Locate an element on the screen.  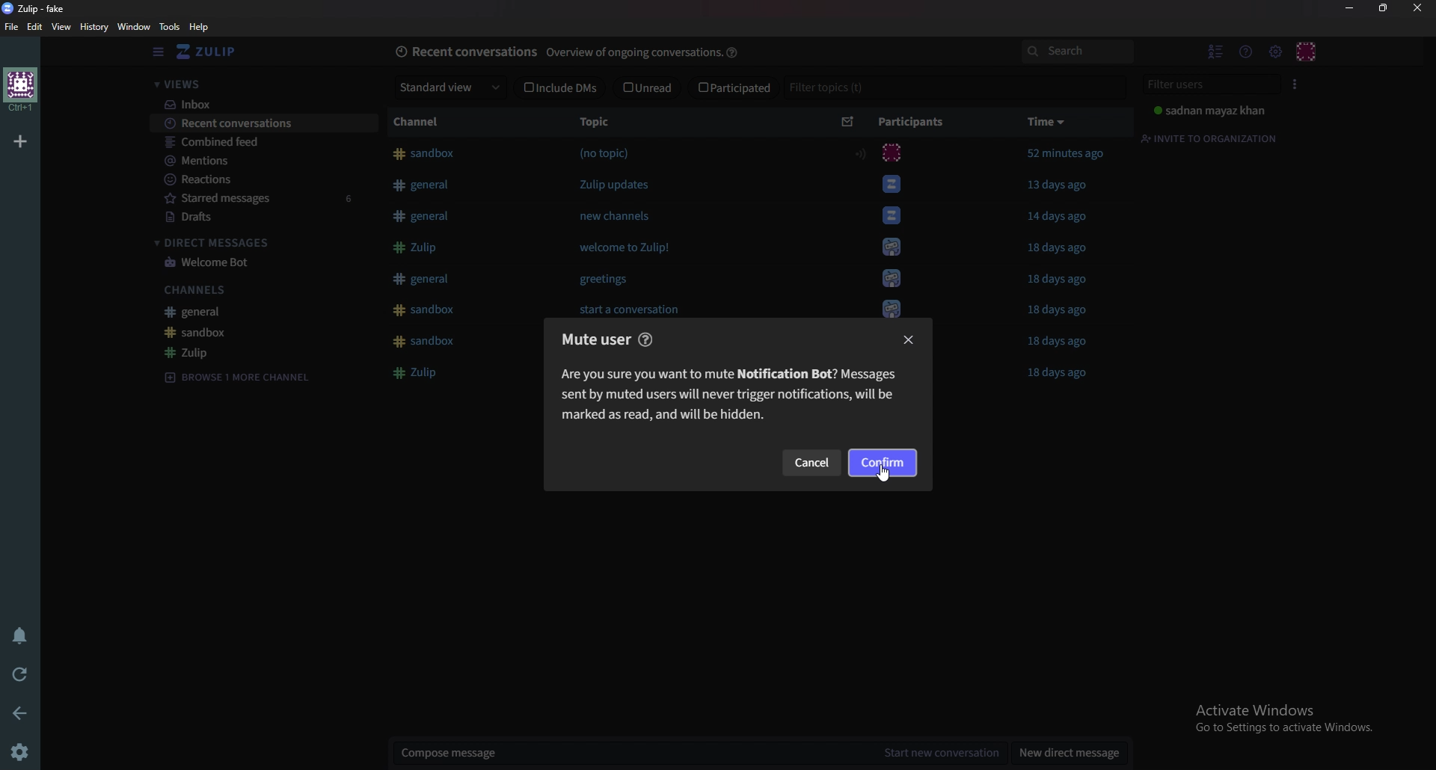
Start new conversation is located at coordinates (939, 753).